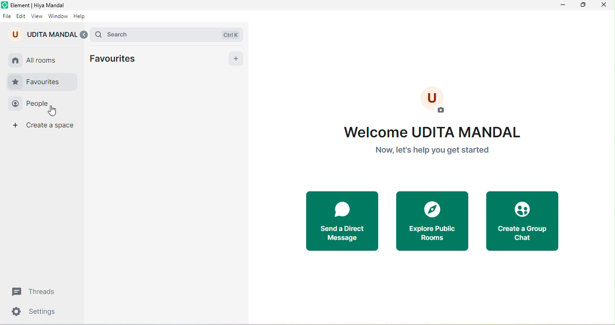 The width and height of the screenshot is (615, 325). What do you see at coordinates (7, 14) in the screenshot?
I see `file` at bounding box center [7, 14].